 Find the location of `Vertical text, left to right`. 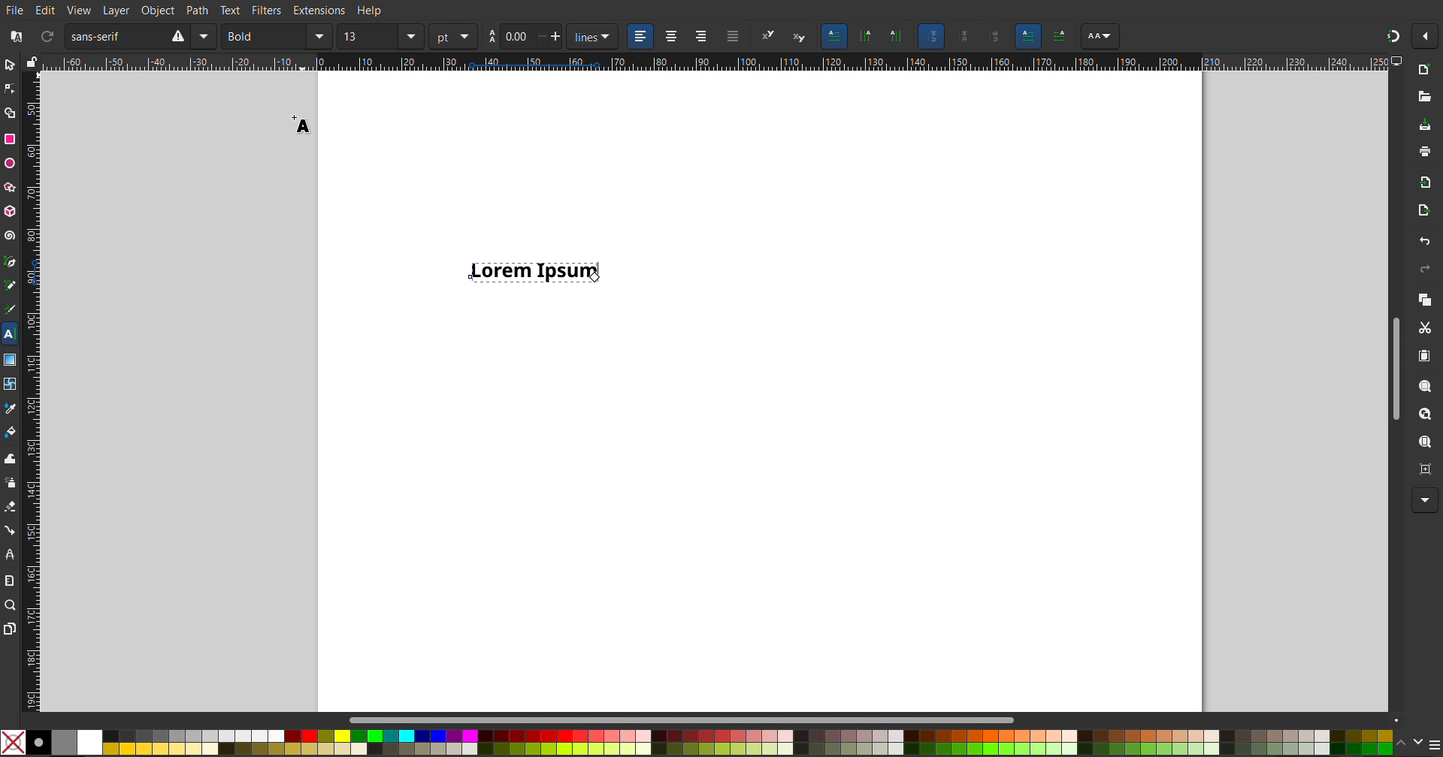

Vertical text, left to right is located at coordinates (894, 38).